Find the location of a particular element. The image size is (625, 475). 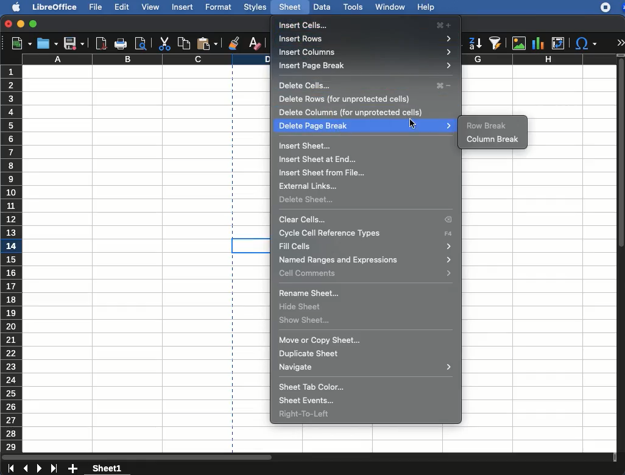

page break is located at coordinates (232, 149).